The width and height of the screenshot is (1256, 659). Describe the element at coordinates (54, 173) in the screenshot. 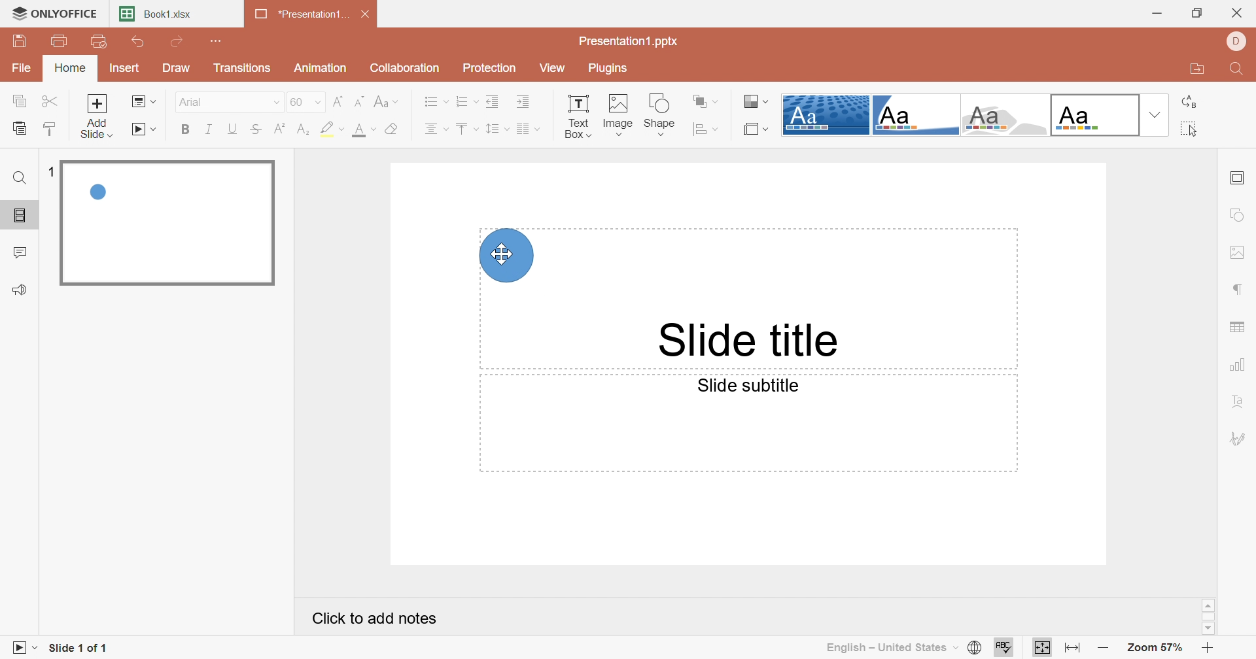

I see `1` at that location.